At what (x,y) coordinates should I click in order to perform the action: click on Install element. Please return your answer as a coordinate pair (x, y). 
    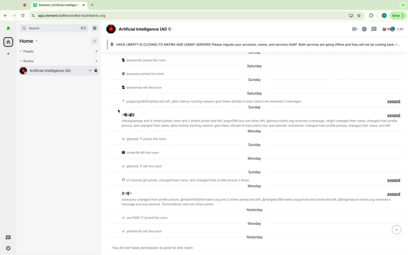
    Looking at the image, I should click on (350, 15).